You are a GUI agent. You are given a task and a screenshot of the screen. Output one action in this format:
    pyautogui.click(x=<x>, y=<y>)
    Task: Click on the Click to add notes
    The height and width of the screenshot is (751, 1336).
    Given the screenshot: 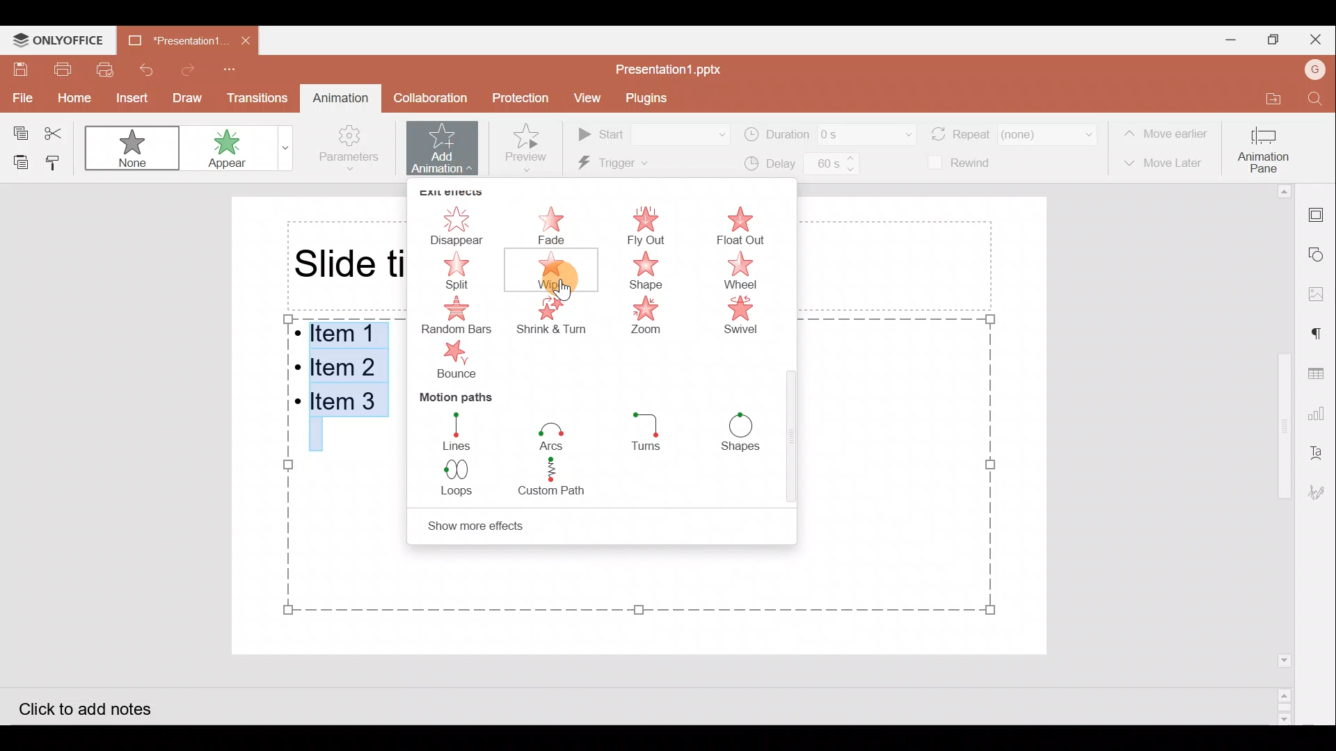 What is the action you would take?
    pyautogui.click(x=100, y=706)
    